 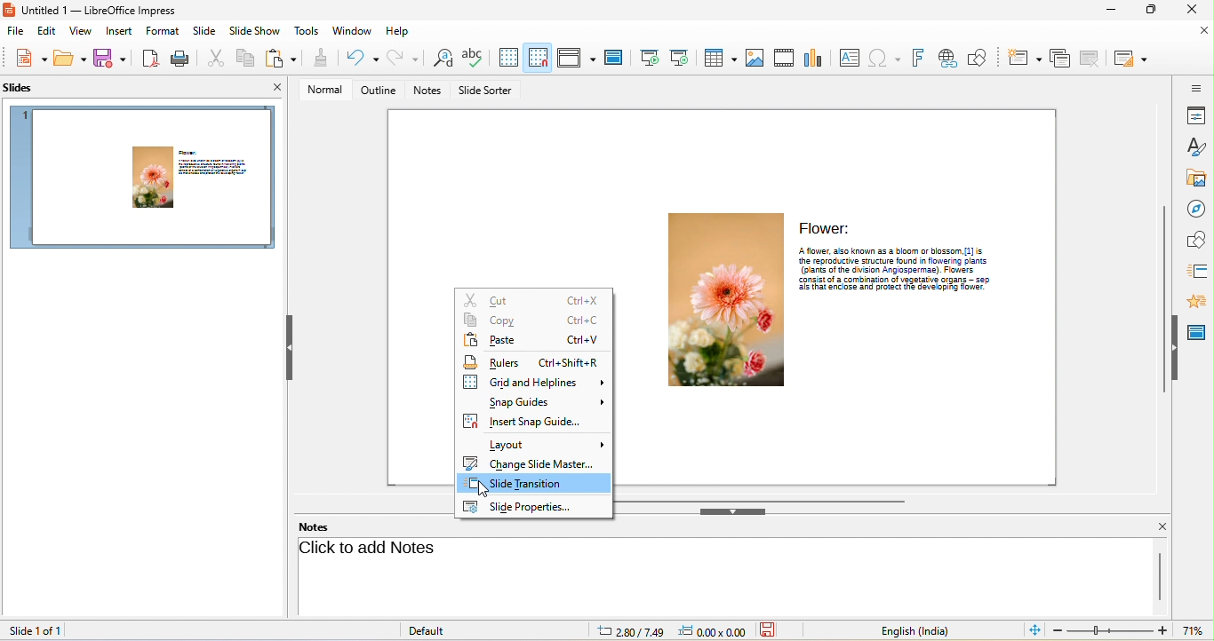 What do you see at coordinates (112, 60) in the screenshot?
I see `save` at bounding box center [112, 60].